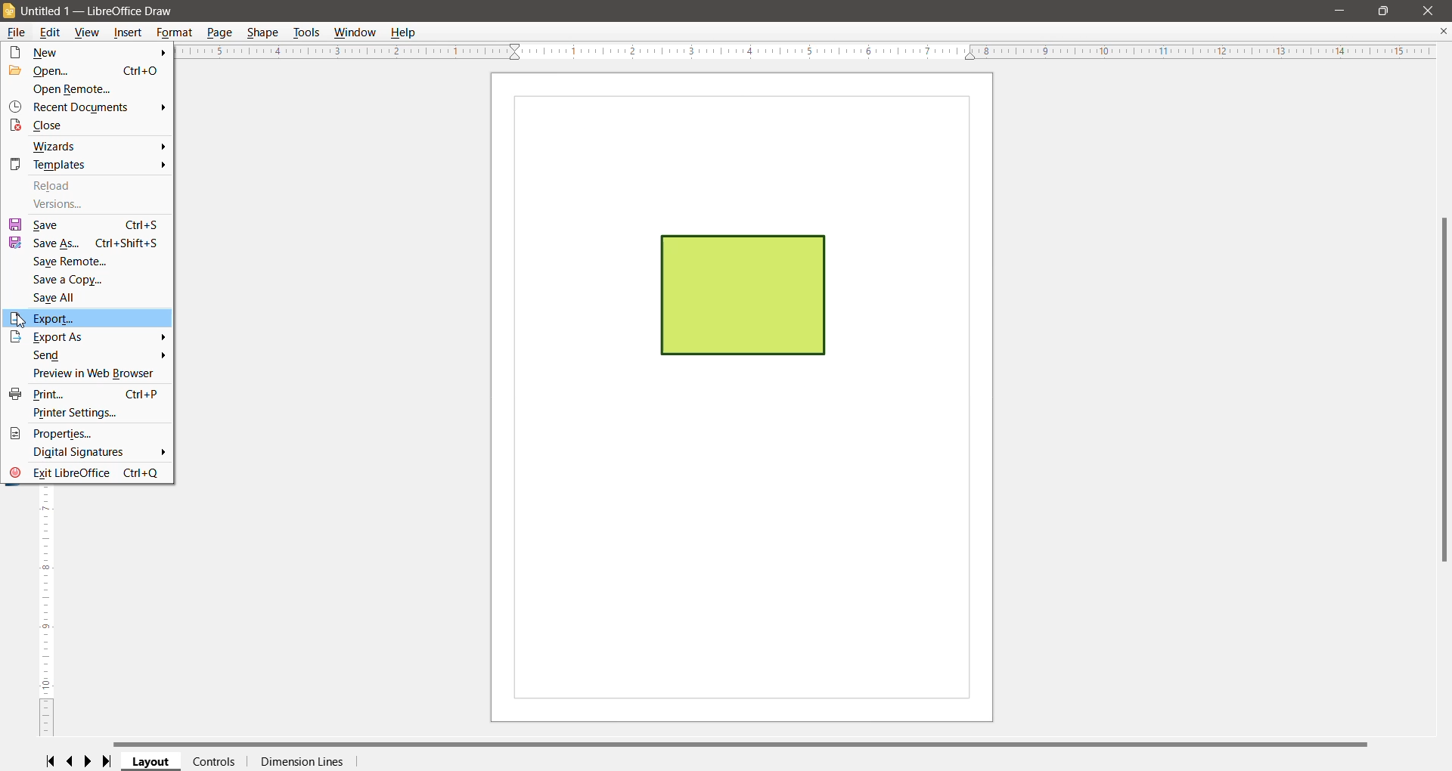  What do you see at coordinates (222, 33) in the screenshot?
I see `Page` at bounding box center [222, 33].